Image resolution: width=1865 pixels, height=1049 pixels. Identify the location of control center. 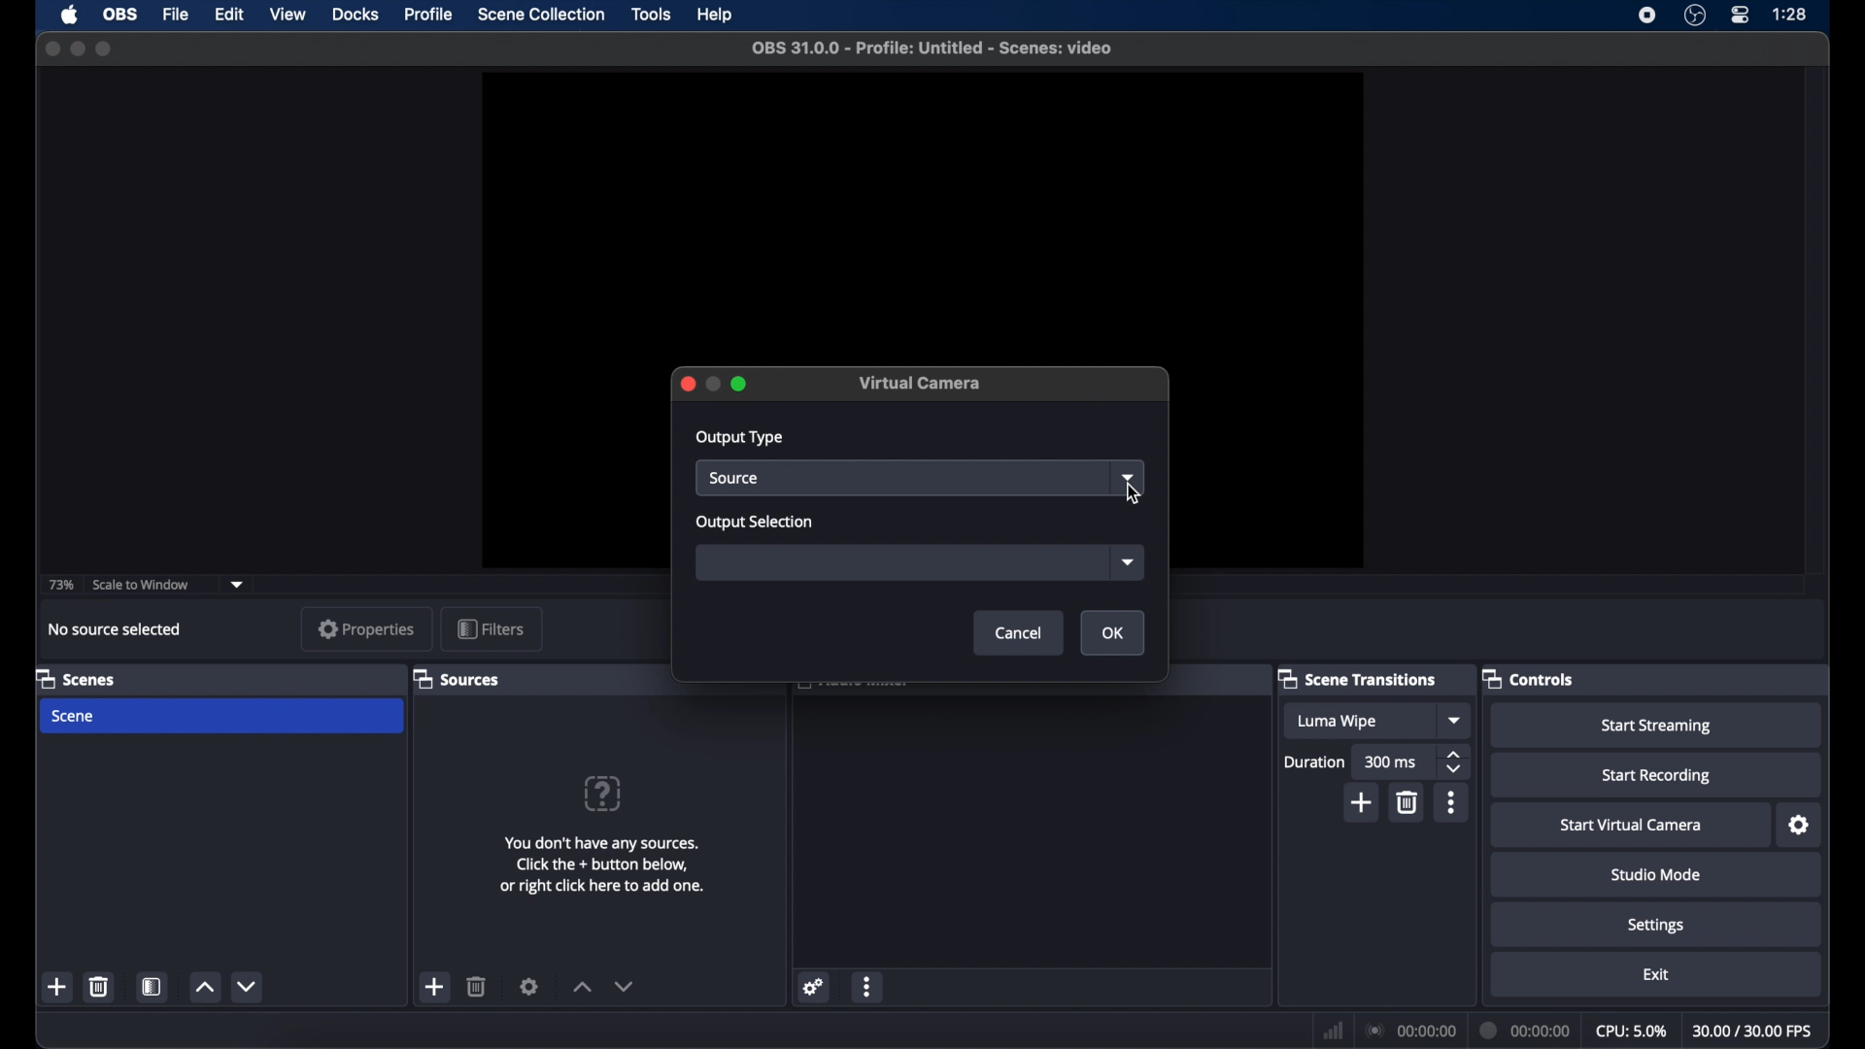
(1741, 16).